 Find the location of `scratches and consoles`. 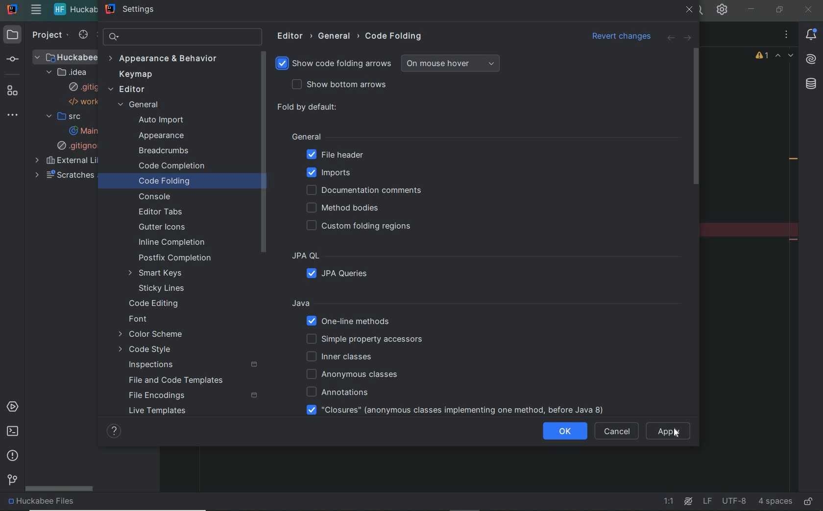

scratches and consoles is located at coordinates (66, 177).